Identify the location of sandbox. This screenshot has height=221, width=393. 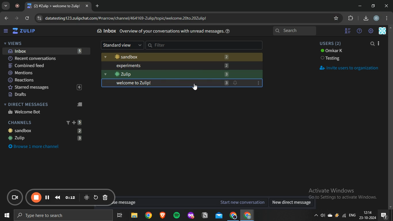
(182, 57).